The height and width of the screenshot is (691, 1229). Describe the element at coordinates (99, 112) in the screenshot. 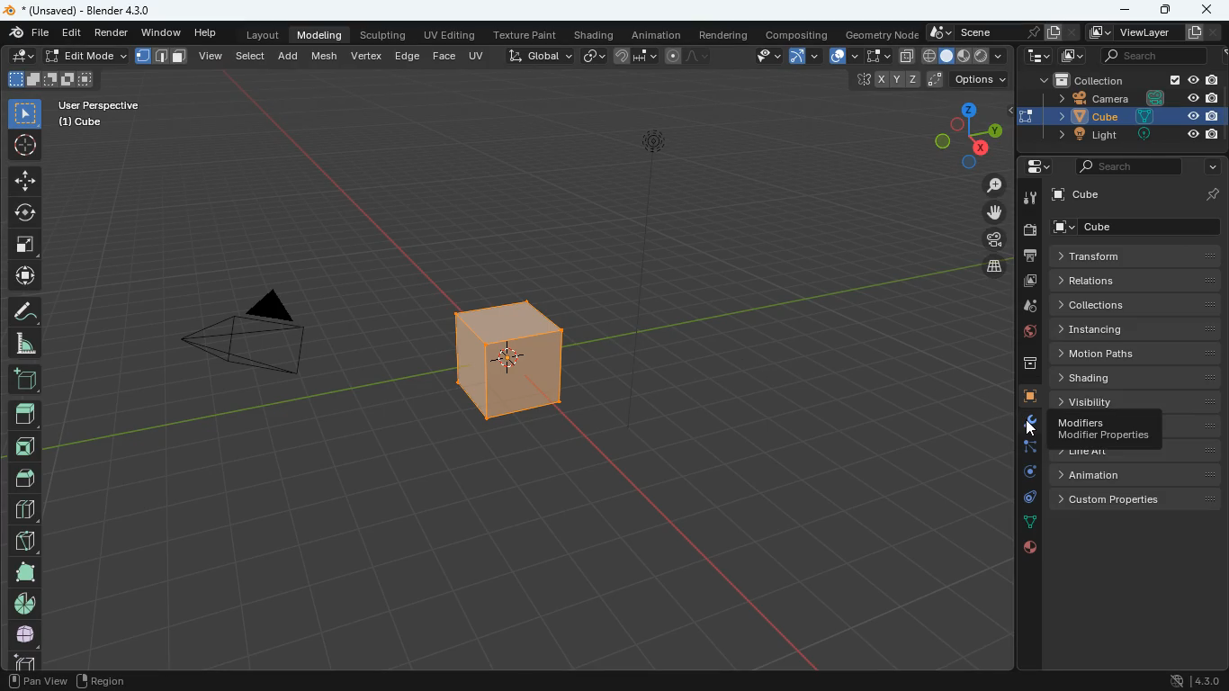

I see `User Perspective
fr a.` at that location.